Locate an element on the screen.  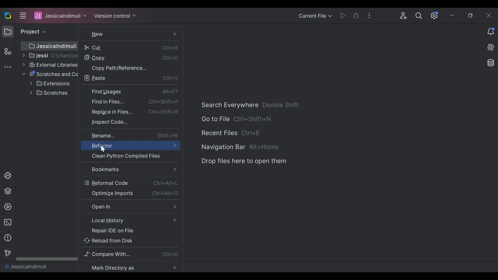
External Libraries is located at coordinates (50, 65).